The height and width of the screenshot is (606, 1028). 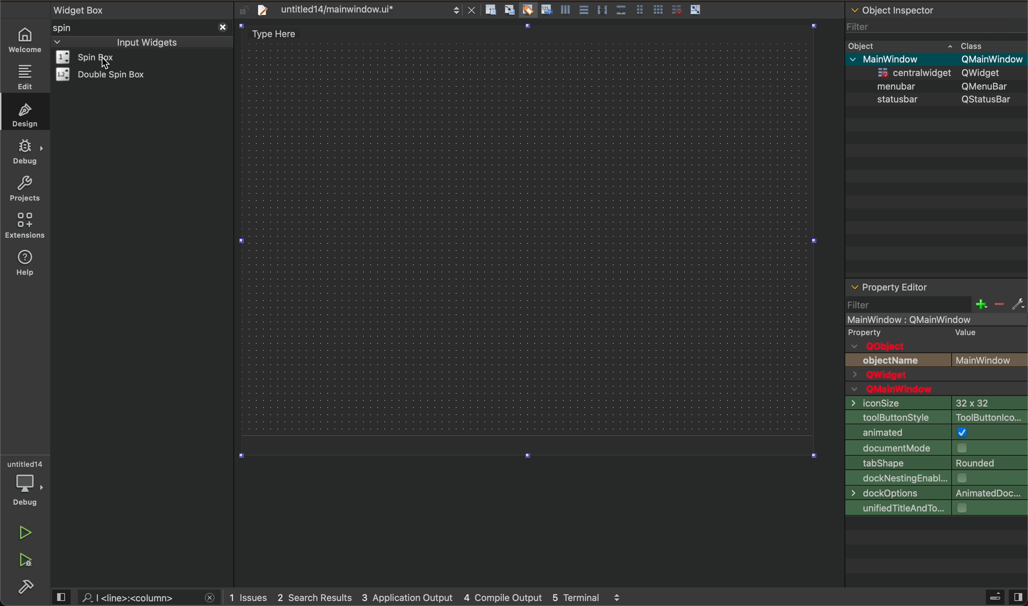 What do you see at coordinates (25, 226) in the screenshot?
I see `extension` at bounding box center [25, 226].